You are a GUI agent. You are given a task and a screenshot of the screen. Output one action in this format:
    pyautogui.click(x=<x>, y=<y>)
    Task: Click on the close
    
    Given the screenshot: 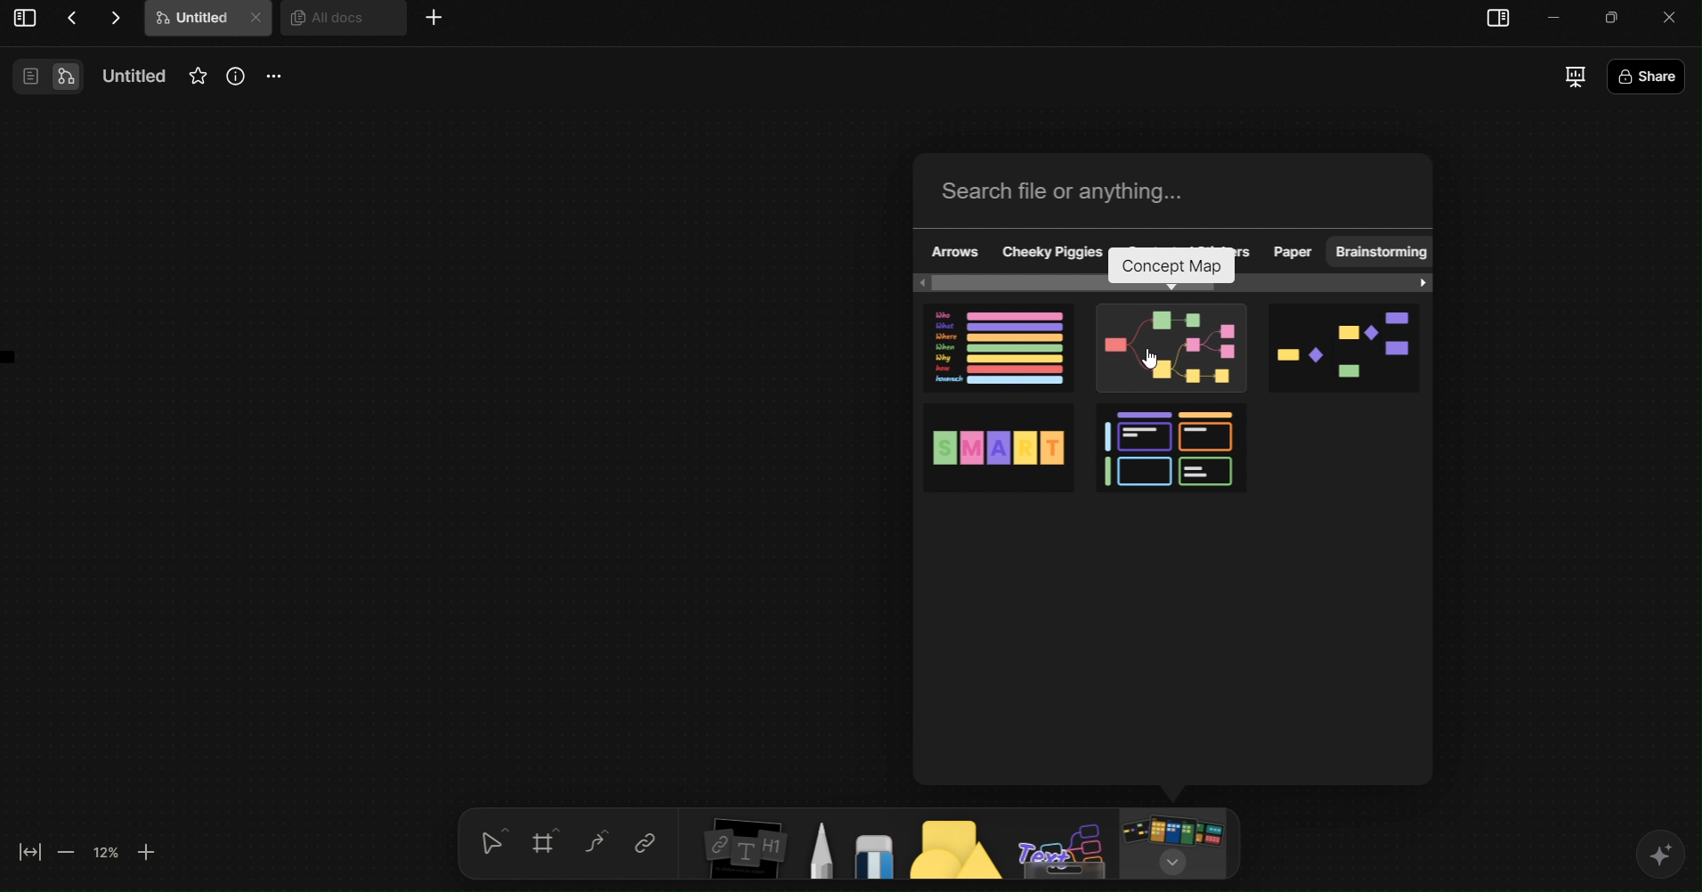 What is the action you would take?
    pyautogui.click(x=1678, y=15)
    